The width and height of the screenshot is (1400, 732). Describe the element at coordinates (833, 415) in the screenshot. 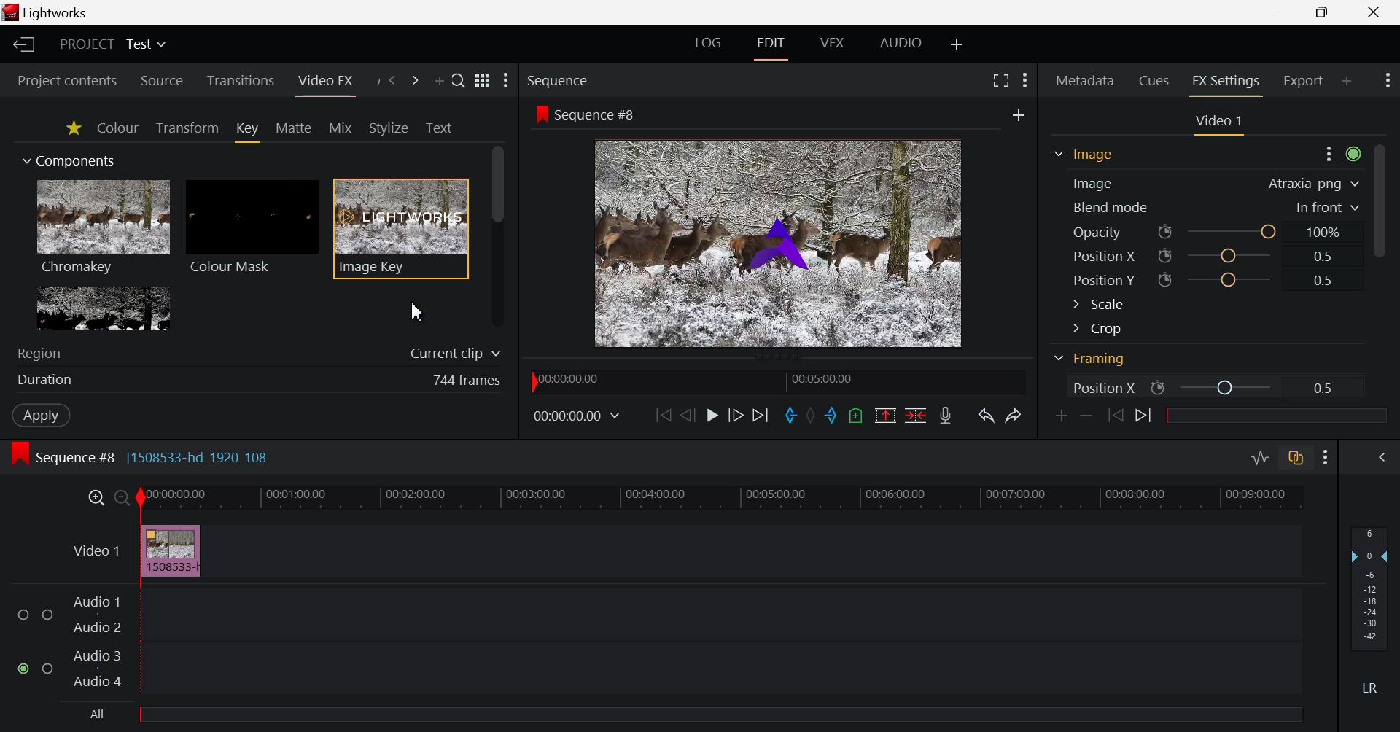

I see `Mark Out` at that location.